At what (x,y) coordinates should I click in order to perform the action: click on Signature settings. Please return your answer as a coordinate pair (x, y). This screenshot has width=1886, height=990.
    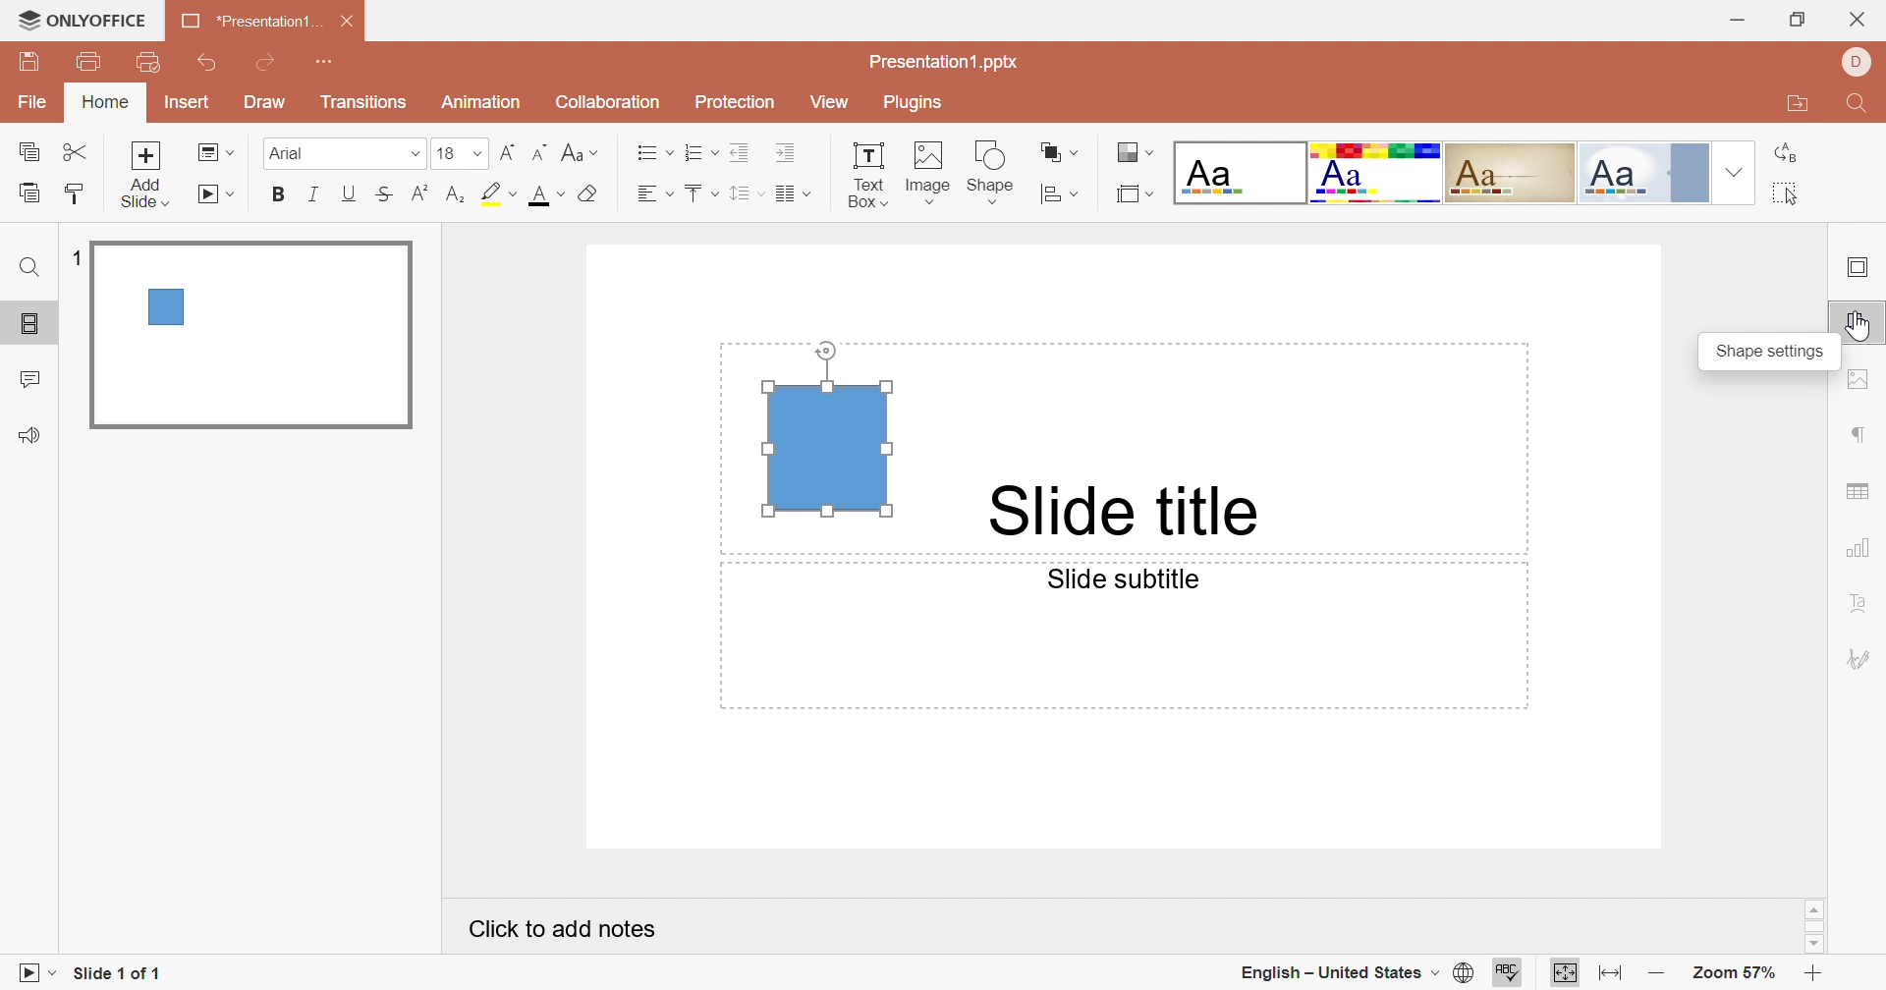
    Looking at the image, I should click on (1860, 655).